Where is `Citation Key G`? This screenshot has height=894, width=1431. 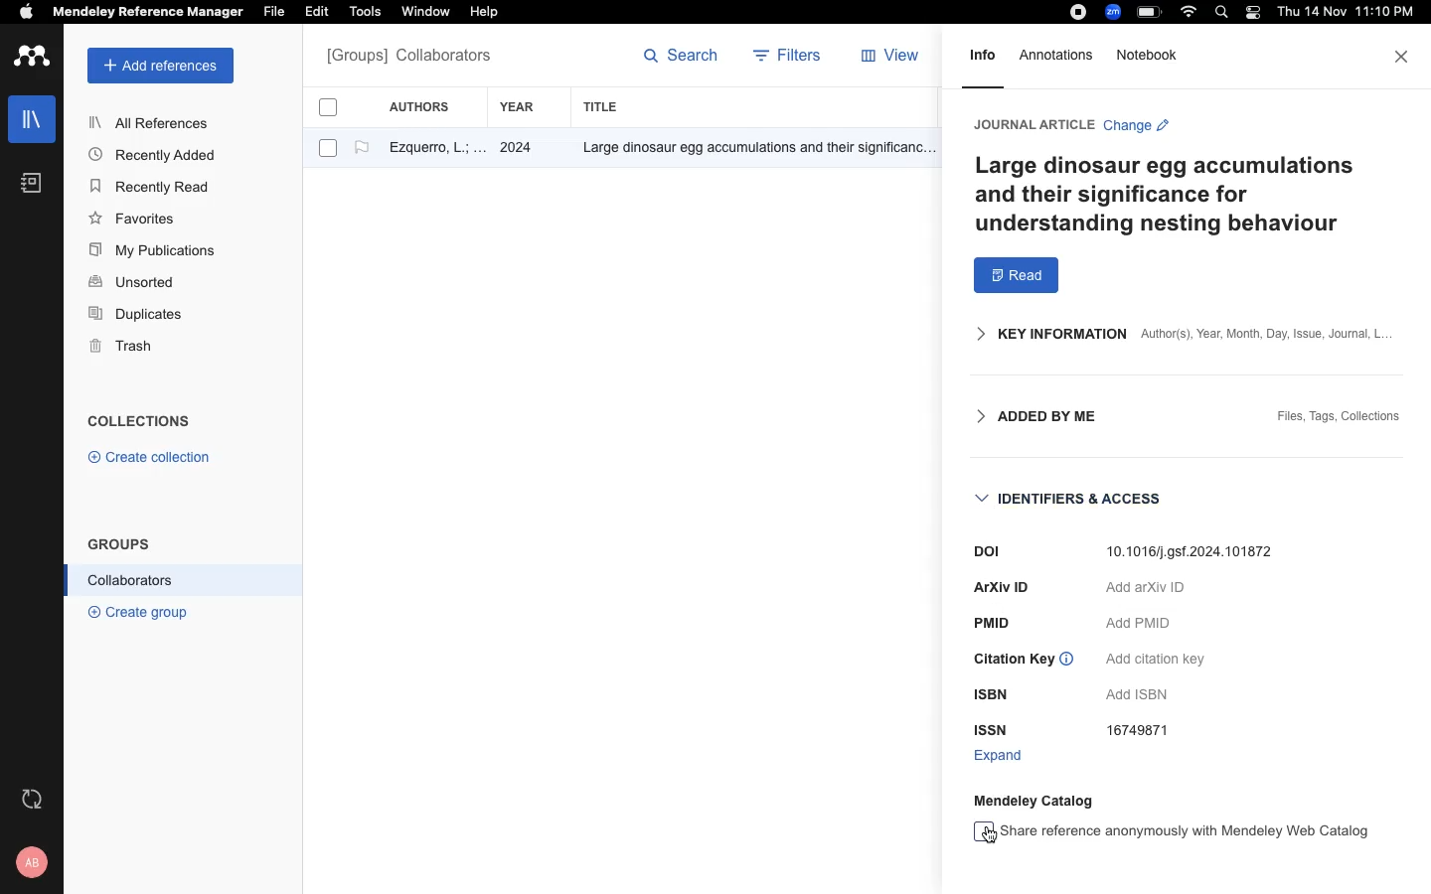
Citation Key G is located at coordinates (1025, 662).